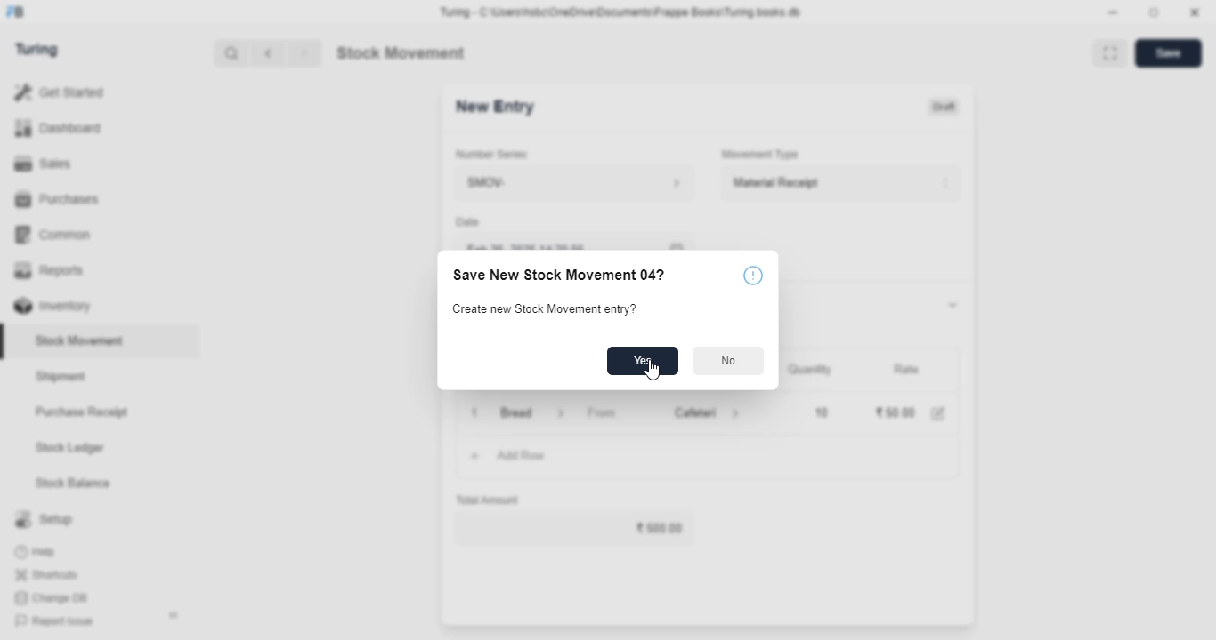 The image size is (1216, 640). I want to click on calendar, so click(675, 242).